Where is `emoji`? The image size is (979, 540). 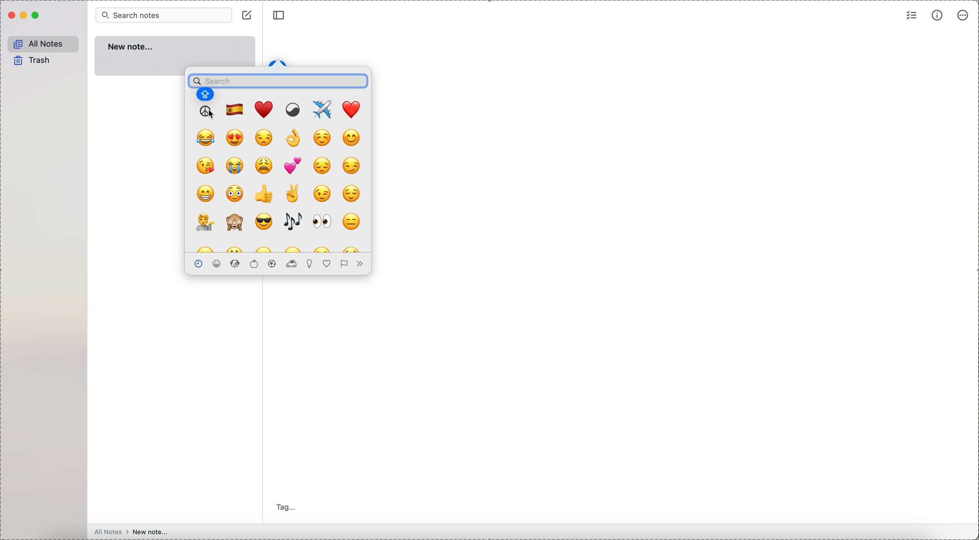
emoji is located at coordinates (323, 167).